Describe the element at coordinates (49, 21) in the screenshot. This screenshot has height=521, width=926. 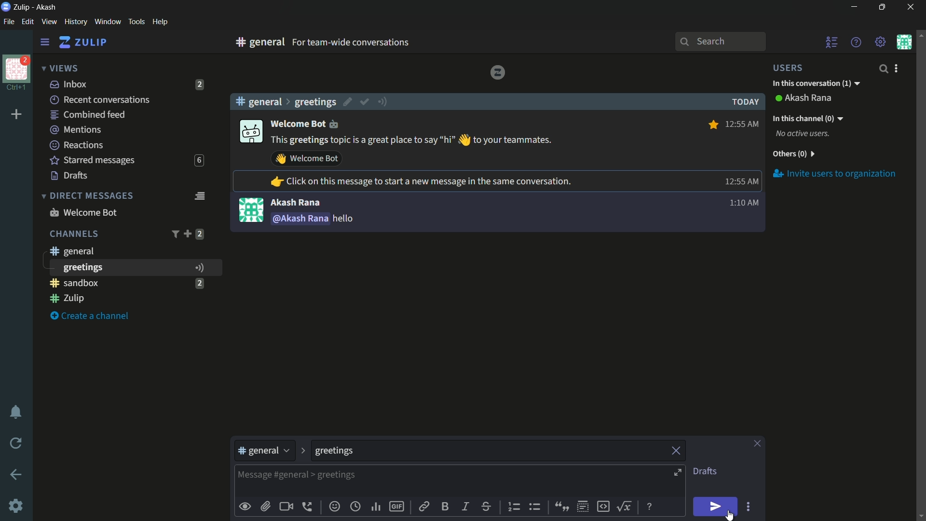
I see `view menu` at that location.